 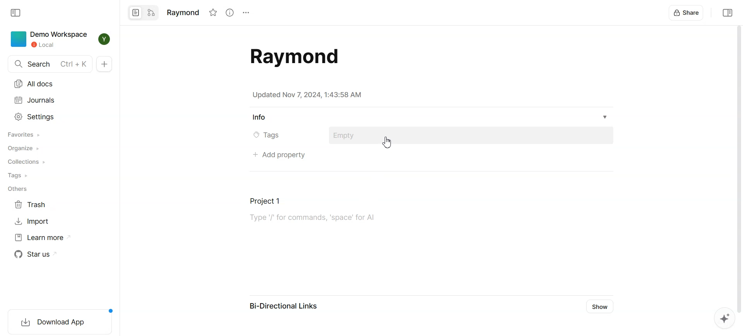 I want to click on Others, so click(x=17, y=190).